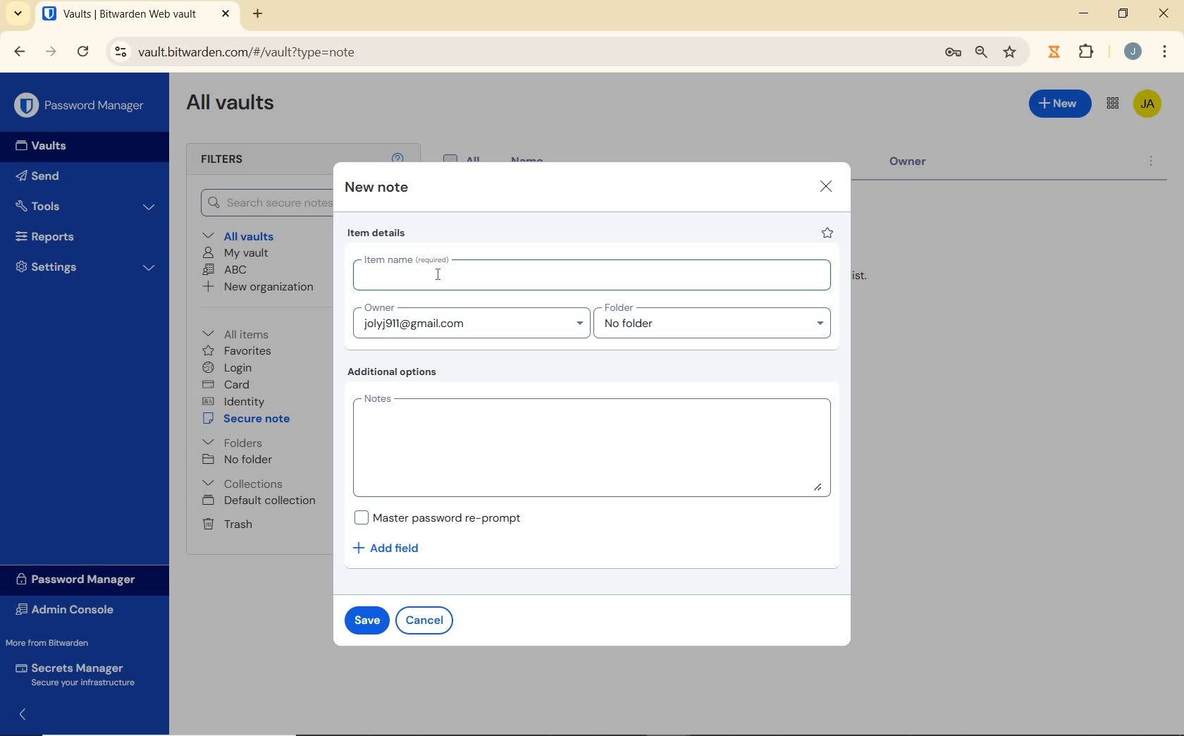 The image size is (1184, 736). Describe the element at coordinates (591, 443) in the screenshot. I see `notes` at that location.